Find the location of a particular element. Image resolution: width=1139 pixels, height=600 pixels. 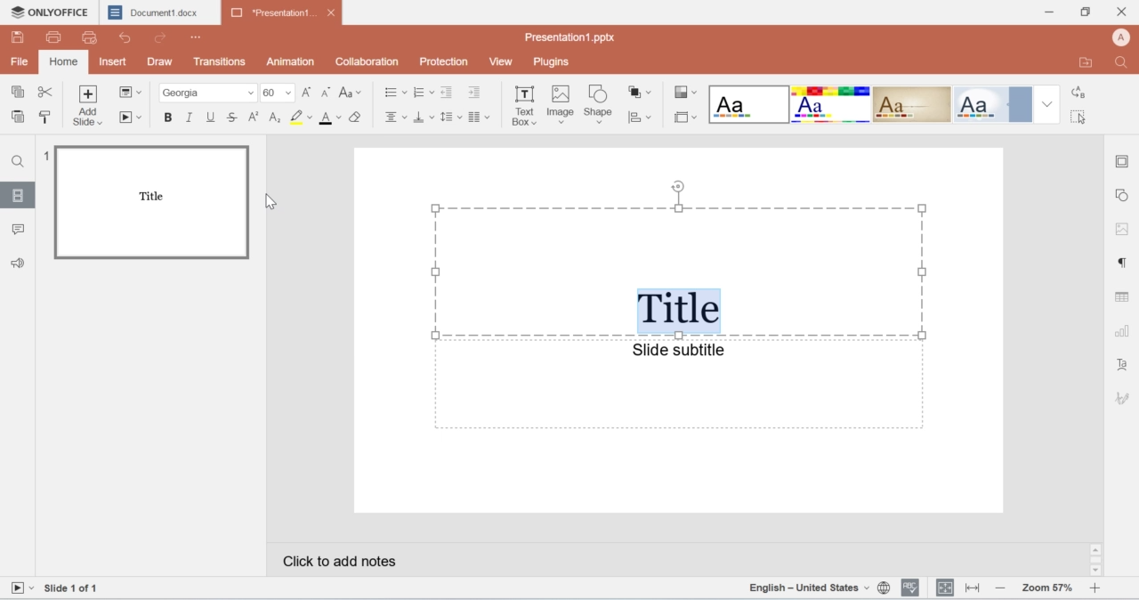

save is located at coordinates (19, 36).